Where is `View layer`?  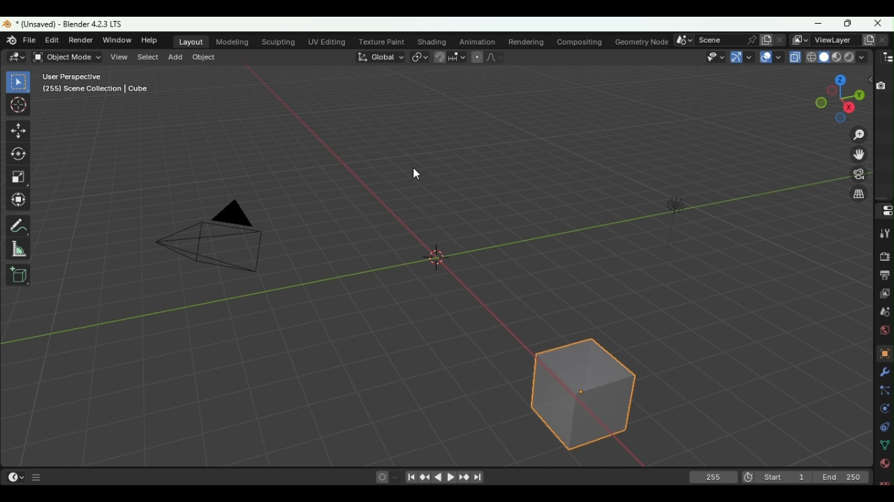 View layer is located at coordinates (884, 295).